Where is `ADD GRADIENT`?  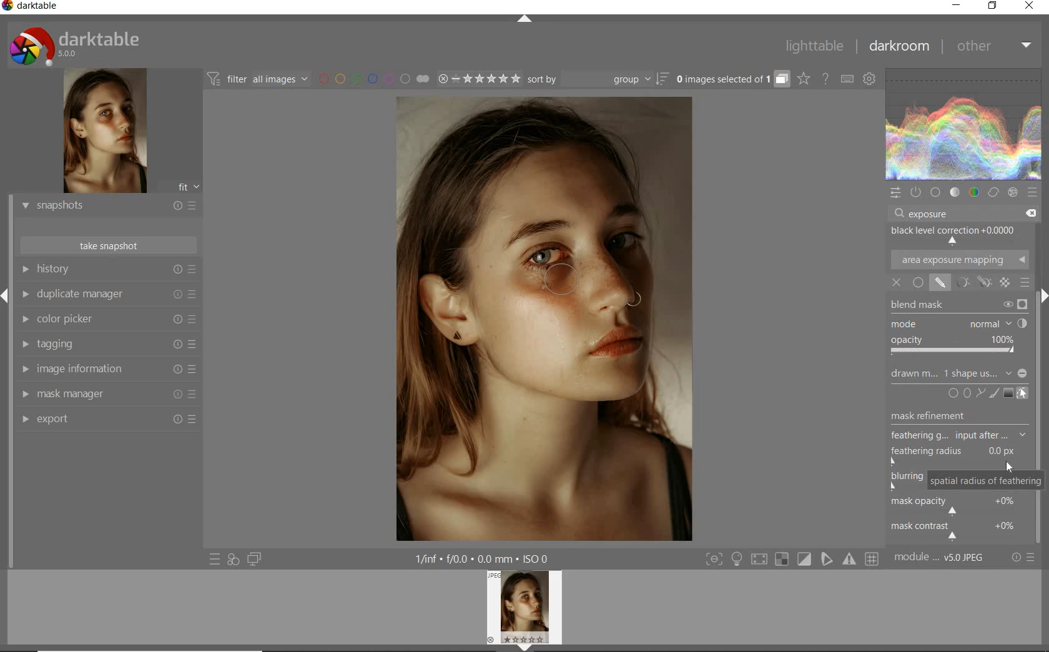 ADD GRADIENT is located at coordinates (1007, 393).